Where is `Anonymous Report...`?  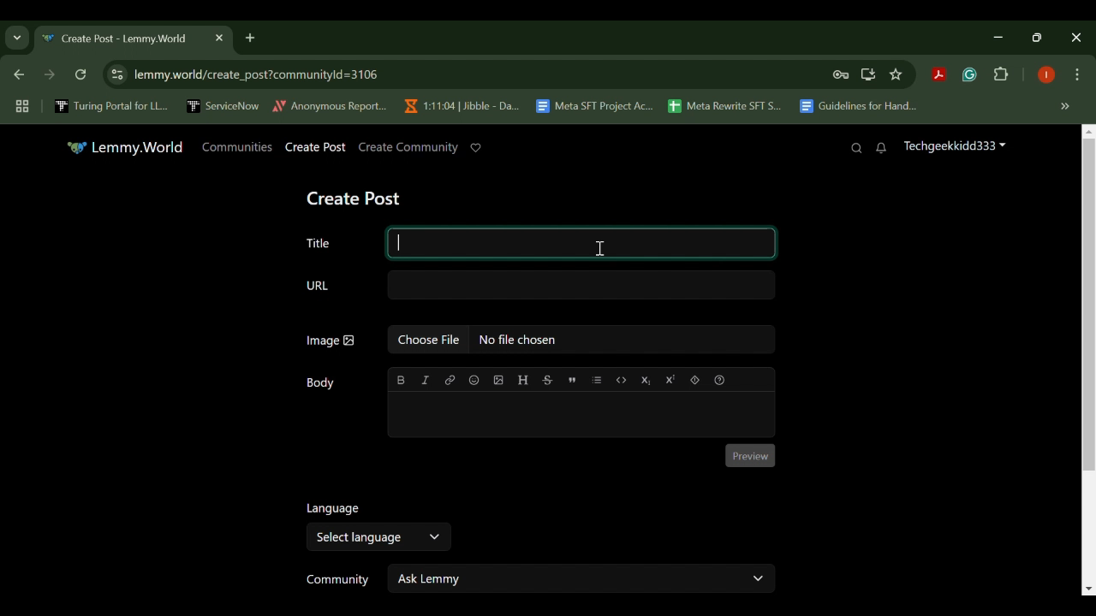 Anonymous Report... is located at coordinates (331, 105).